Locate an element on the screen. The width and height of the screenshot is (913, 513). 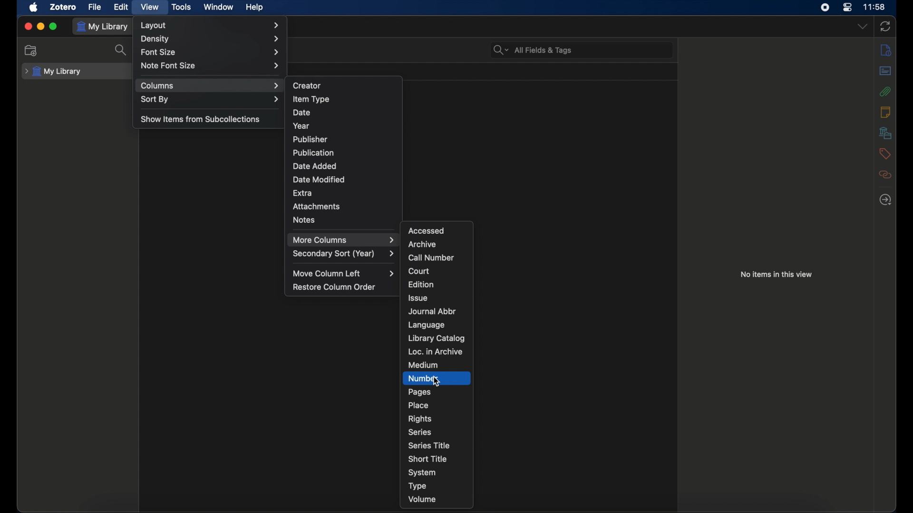
language is located at coordinates (427, 325).